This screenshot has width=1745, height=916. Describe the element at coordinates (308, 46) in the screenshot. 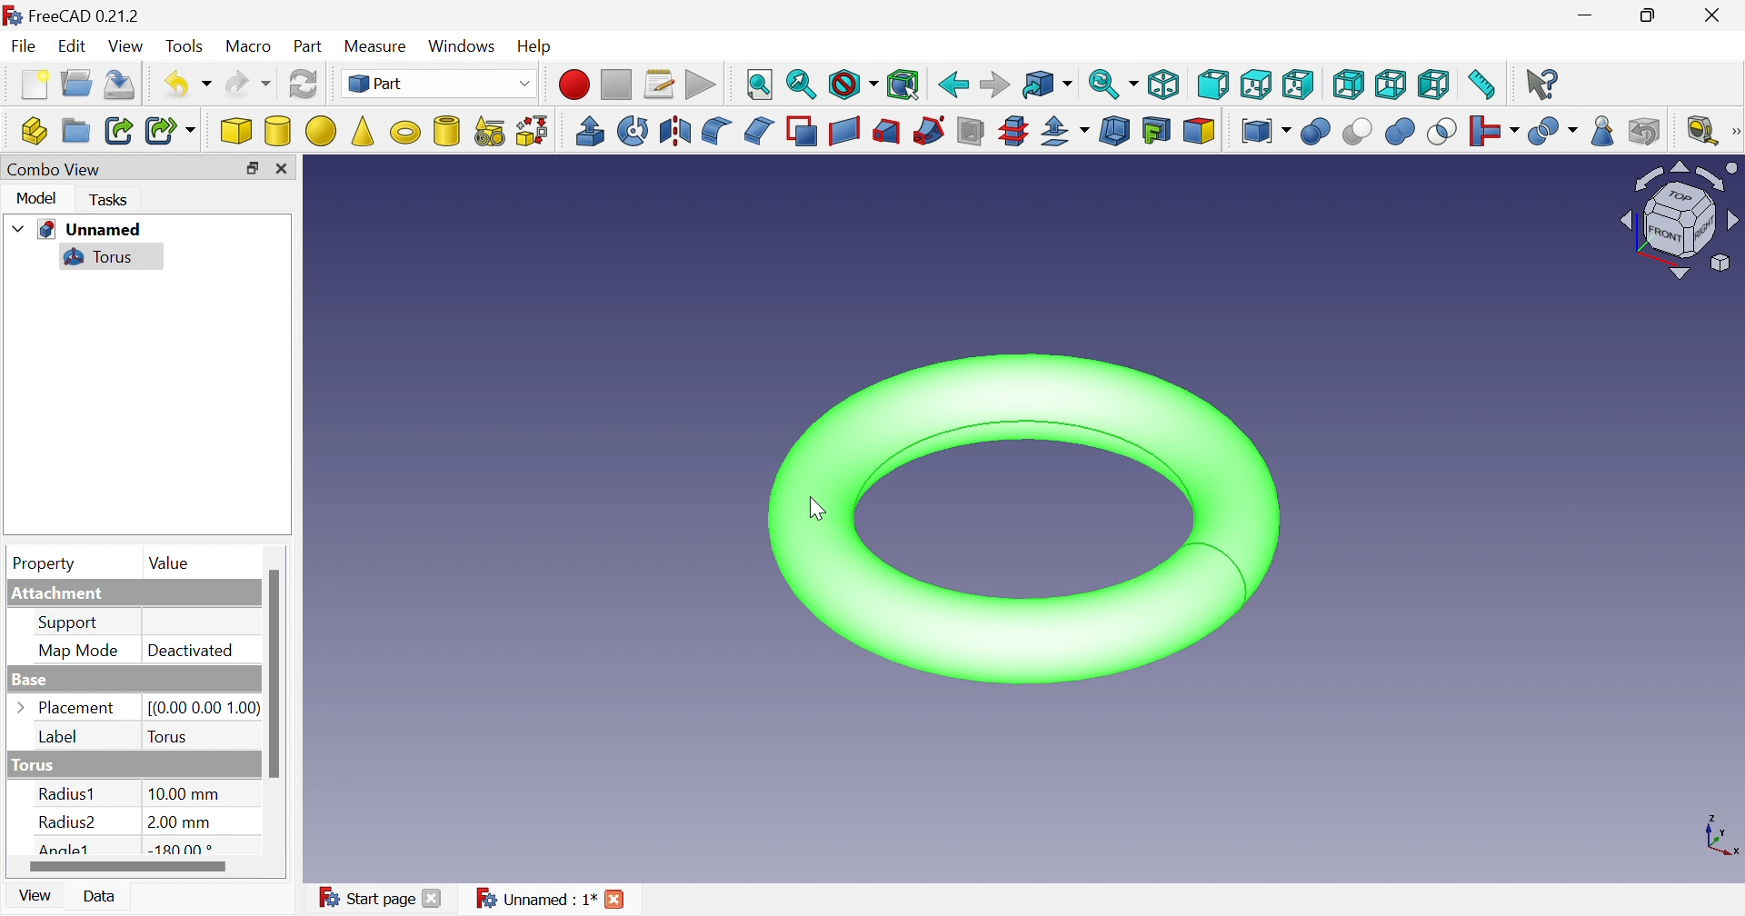

I see `Part` at that location.